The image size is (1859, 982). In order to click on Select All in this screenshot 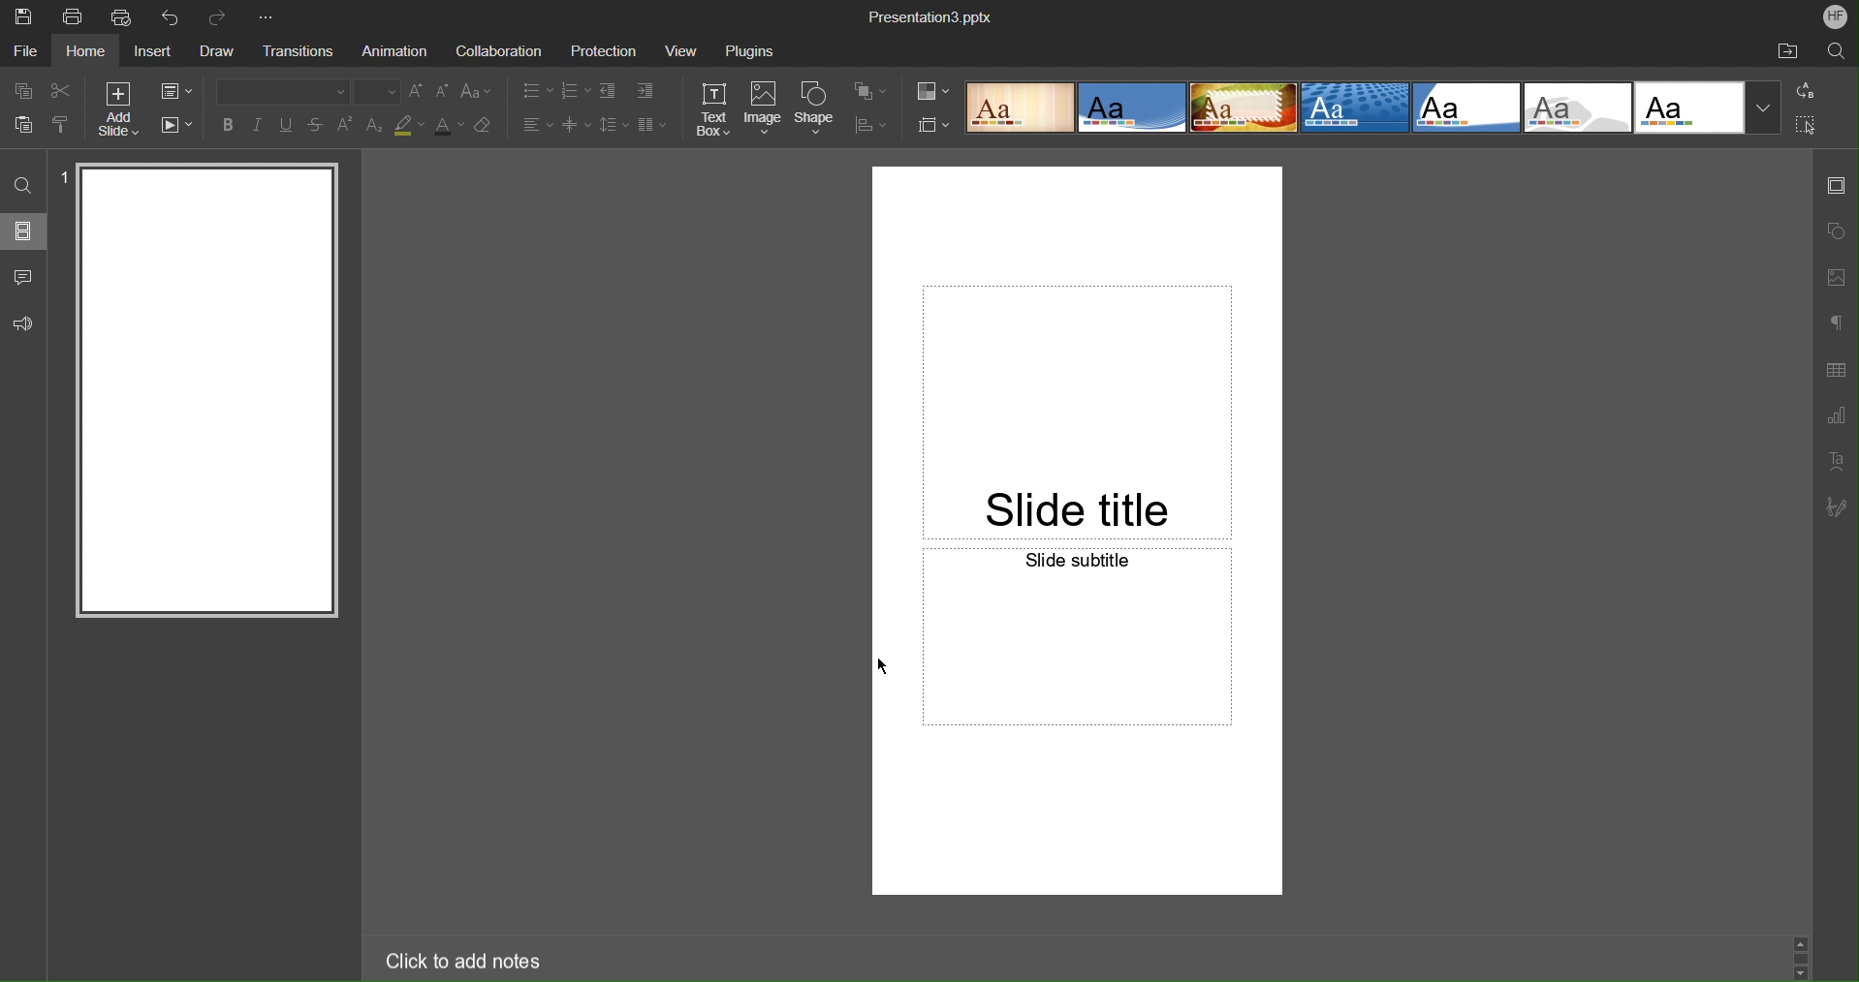, I will do `click(1808, 126)`.